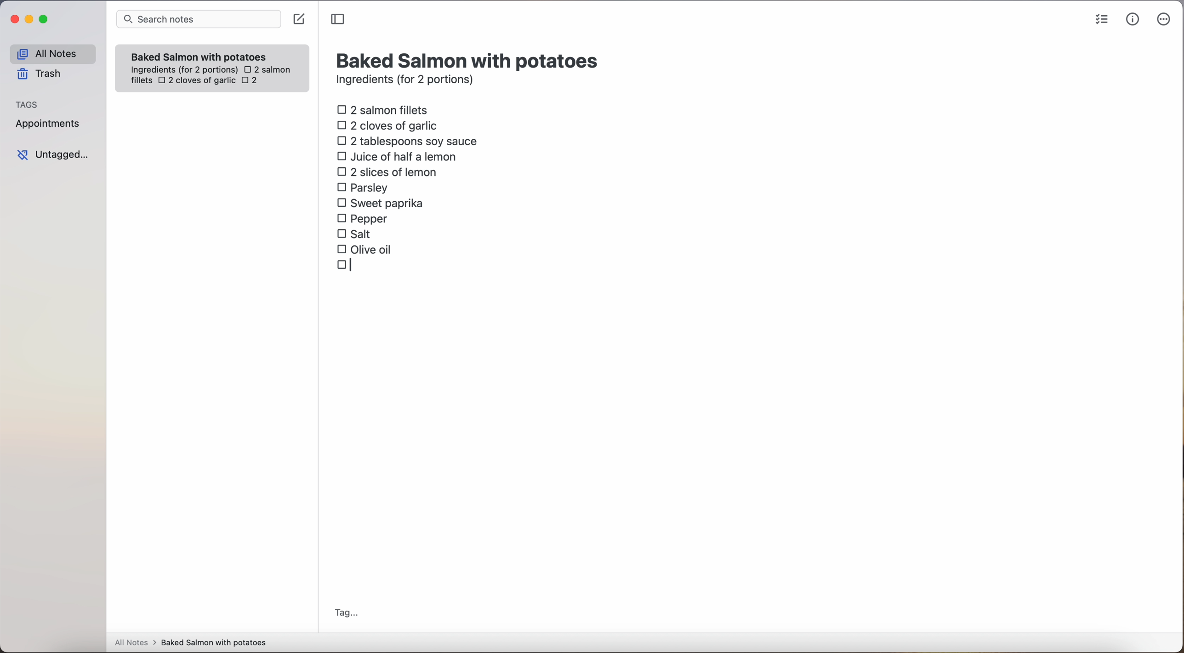 This screenshot has width=1184, height=653. Describe the element at coordinates (142, 81) in the screenshot. I see `fillets` at that location.